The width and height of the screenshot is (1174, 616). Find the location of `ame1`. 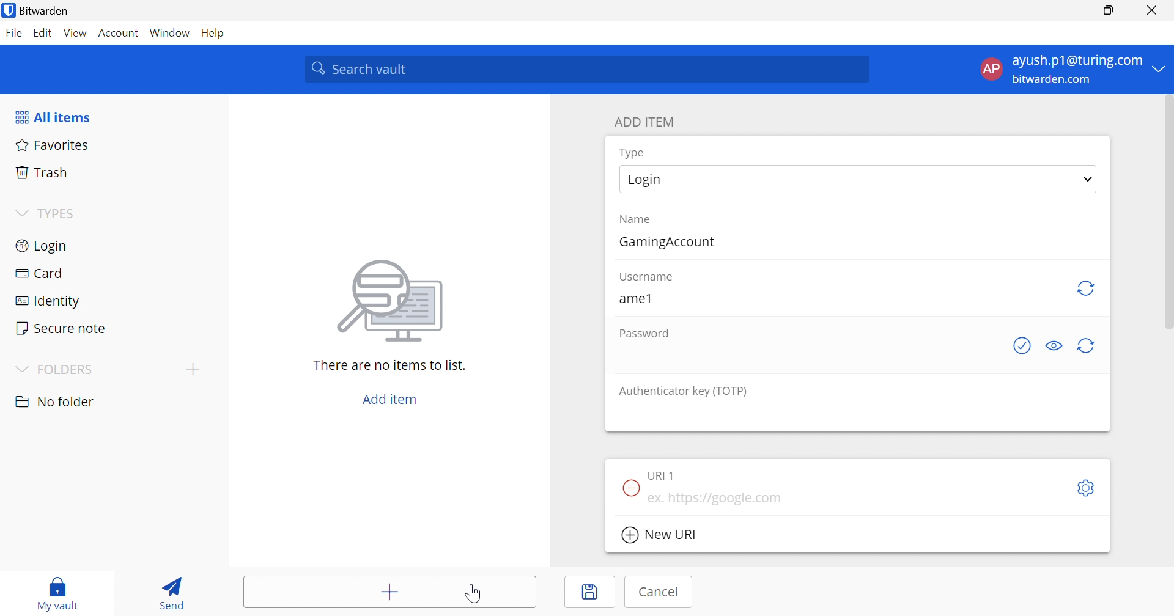

ame1 is located at coordinates (634, 298).